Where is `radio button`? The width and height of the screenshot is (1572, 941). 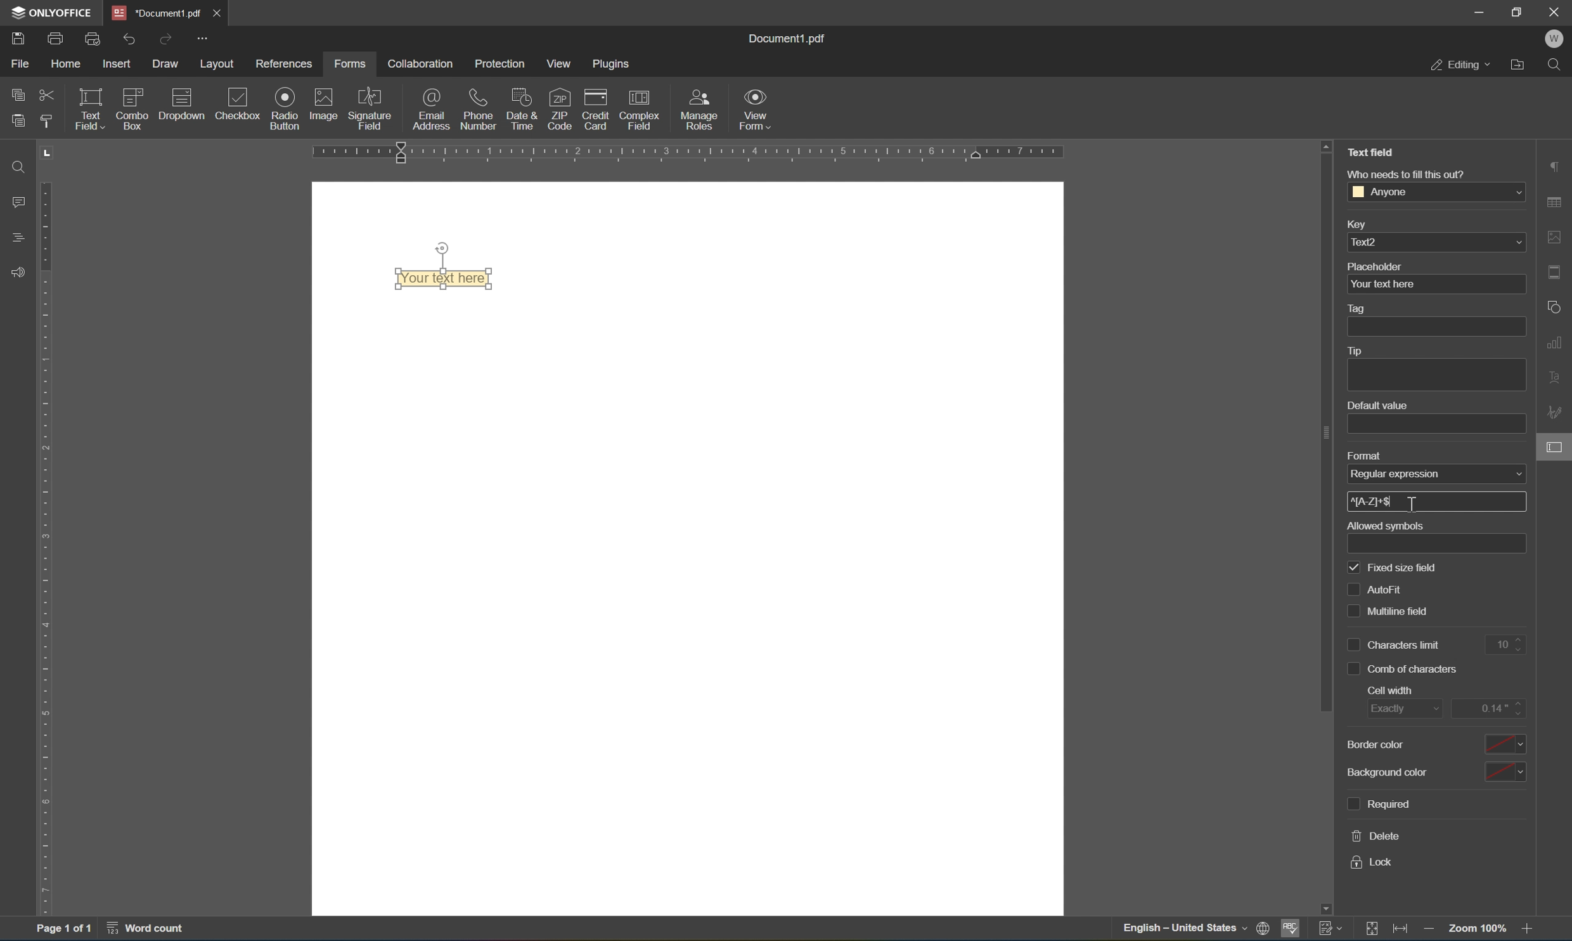
radio button is located at coordinates (284, 108).